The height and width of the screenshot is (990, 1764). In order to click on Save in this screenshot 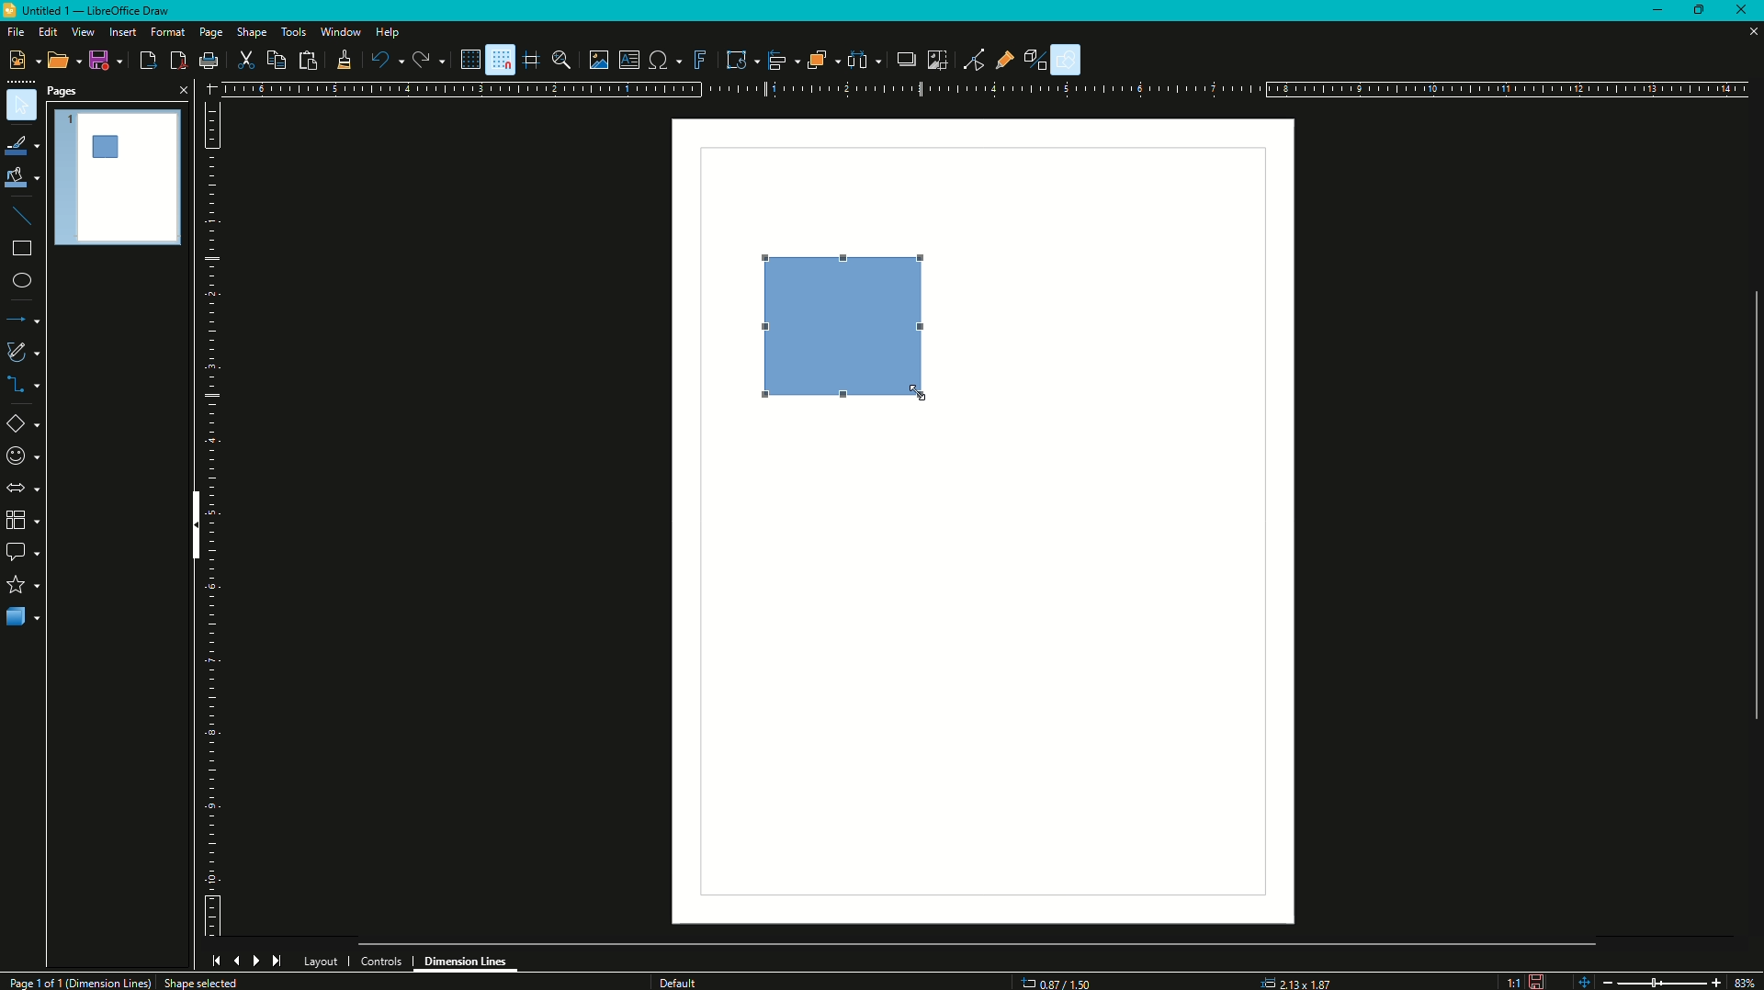, I will do `click(103, 62)`.